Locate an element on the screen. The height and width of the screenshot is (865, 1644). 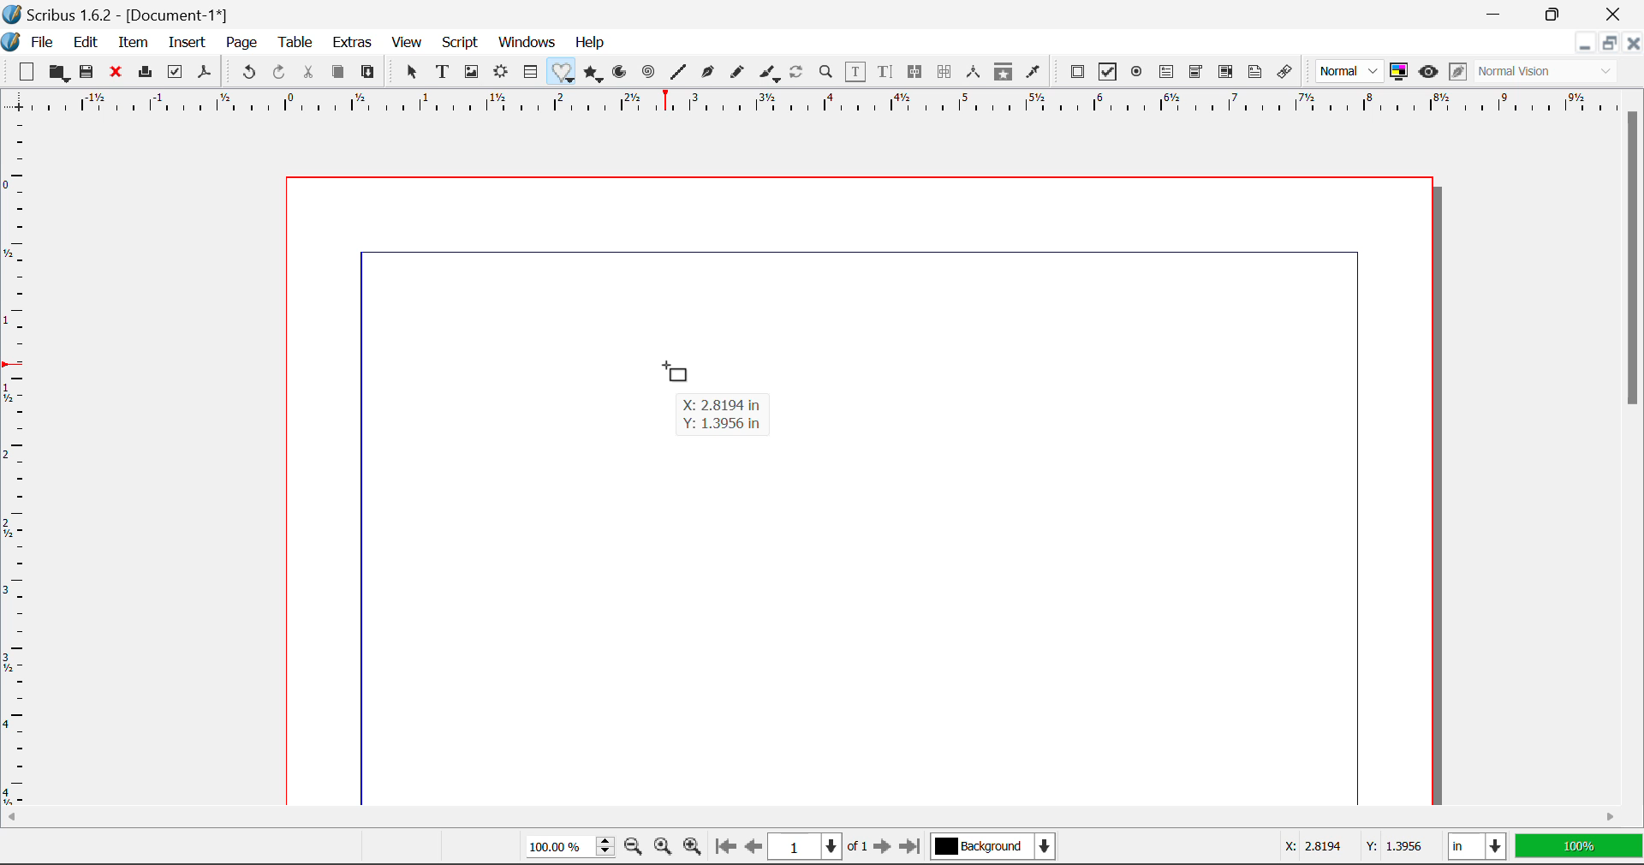
Table is located at coordinates (298, 42).